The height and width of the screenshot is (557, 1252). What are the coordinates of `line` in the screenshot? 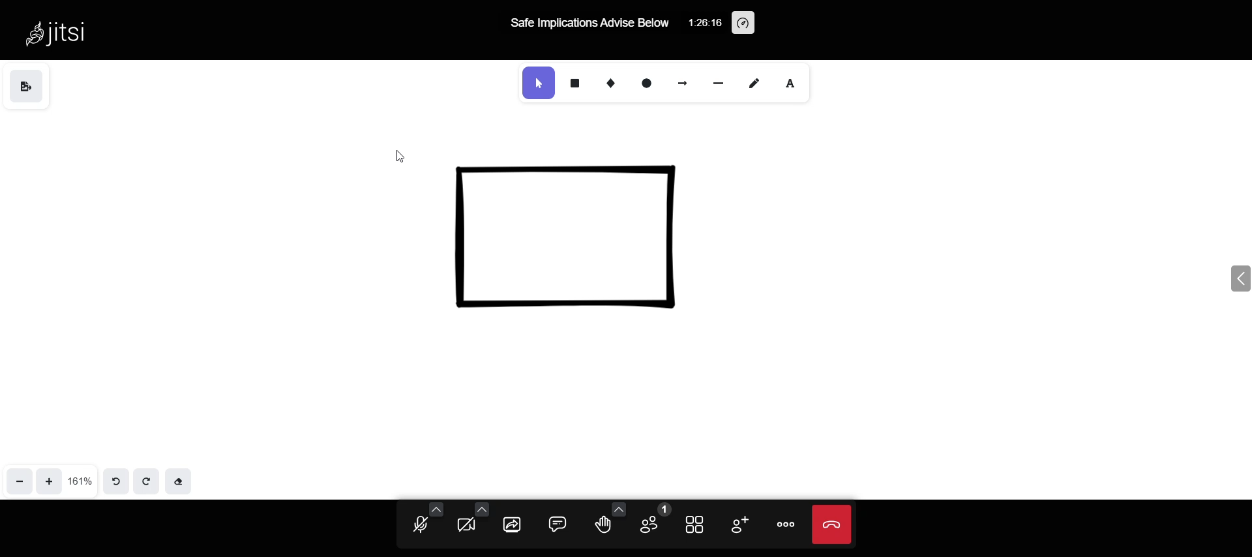 It's located at (719, 83).